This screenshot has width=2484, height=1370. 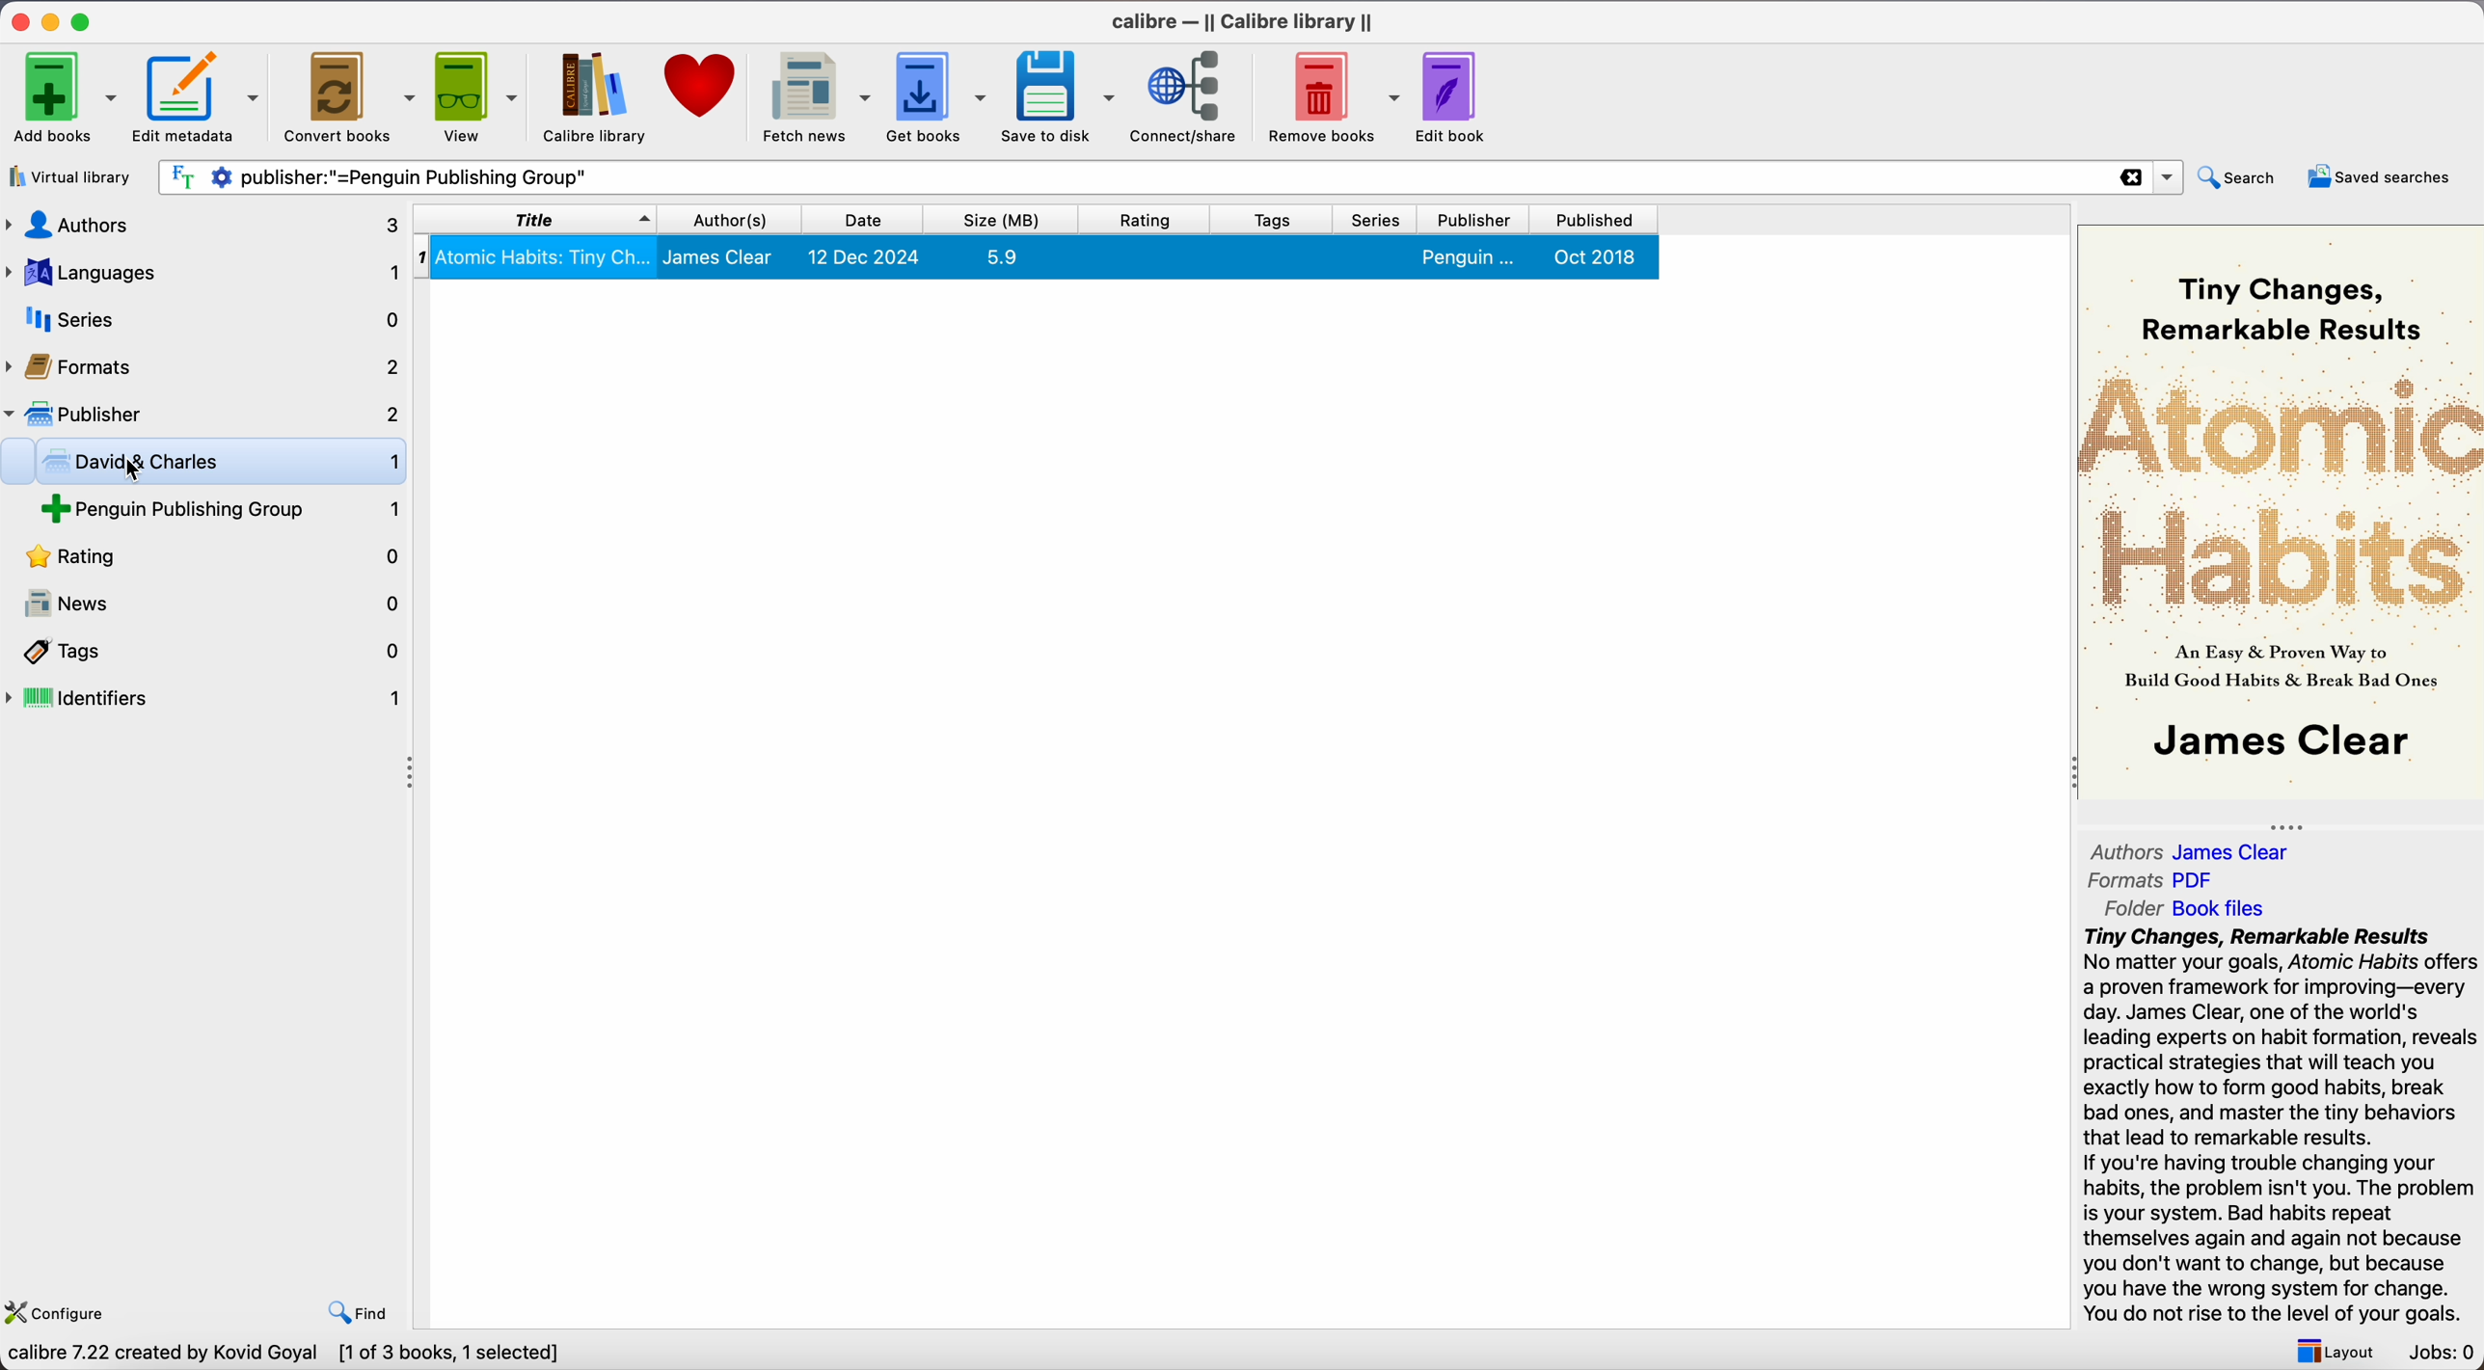 What do you see at coordinates (202, 319) in the screenshot?
I see `series` at bounding box center [202, 319].